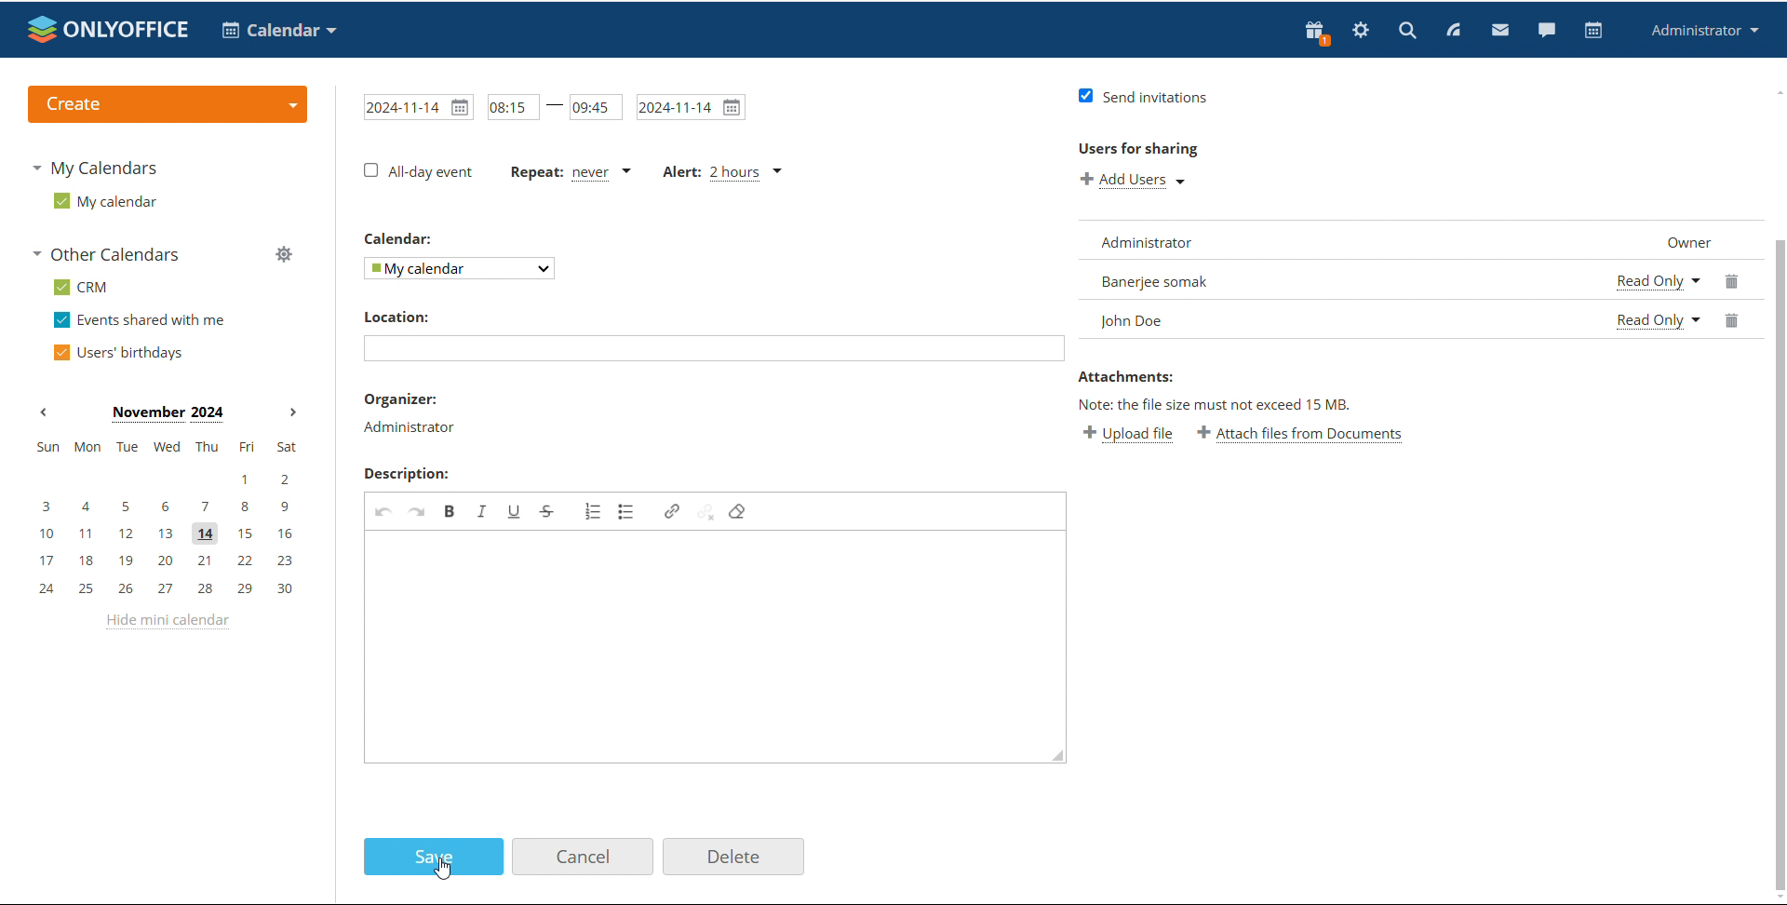  I want to click on Description, so click(406, 473).